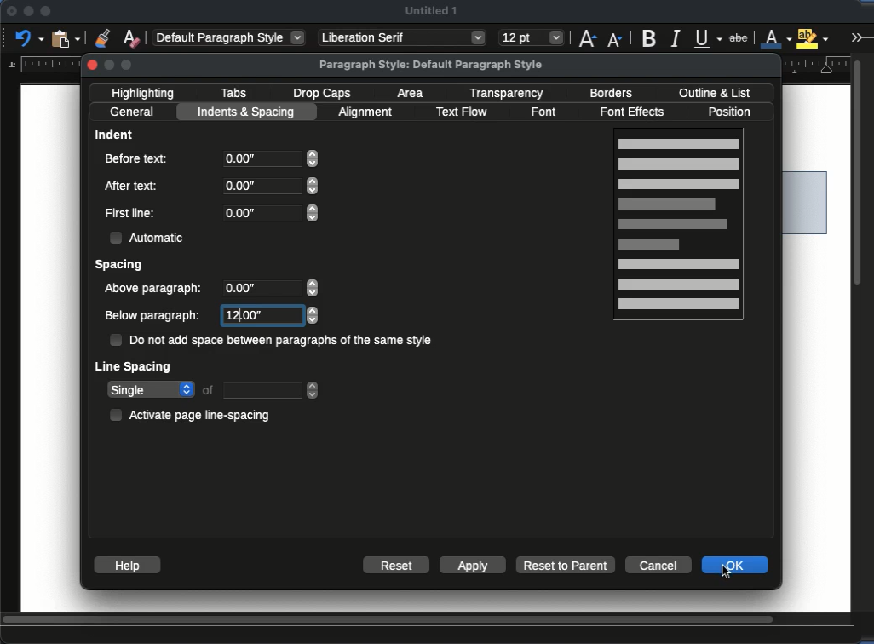 The height and width of the screenshot is (644, 874). Describe the element at coordinates (709, 38) in the screenshot. I see `underline ` at that location.